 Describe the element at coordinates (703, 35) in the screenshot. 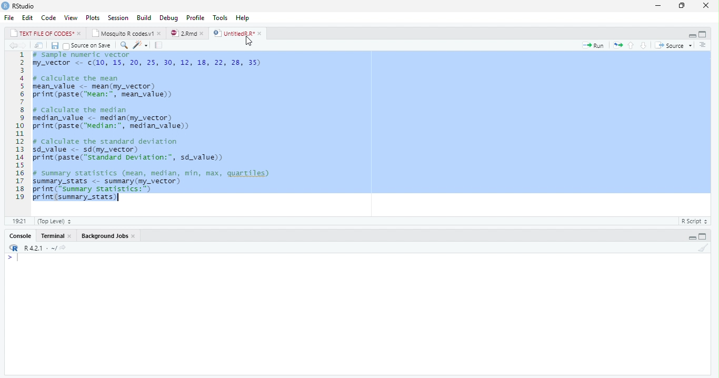

I see `maximize` at that location.